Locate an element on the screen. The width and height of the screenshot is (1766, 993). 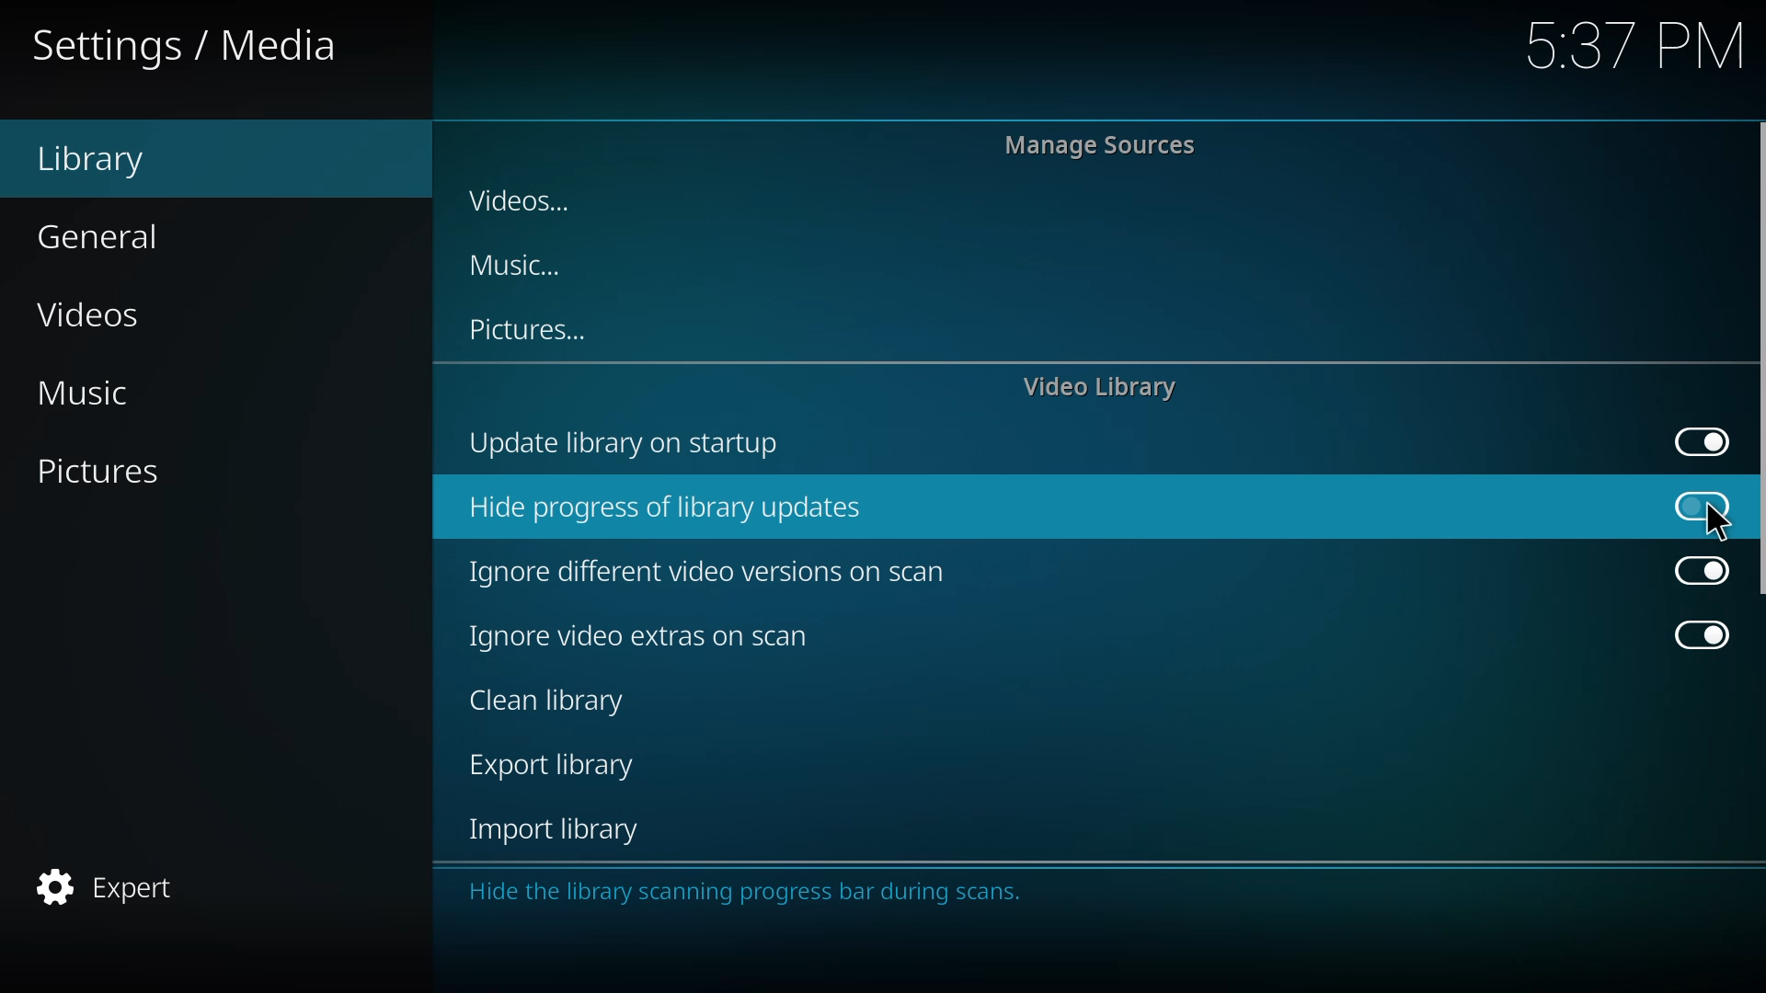
enabled is located at coordinates (1691, 571).